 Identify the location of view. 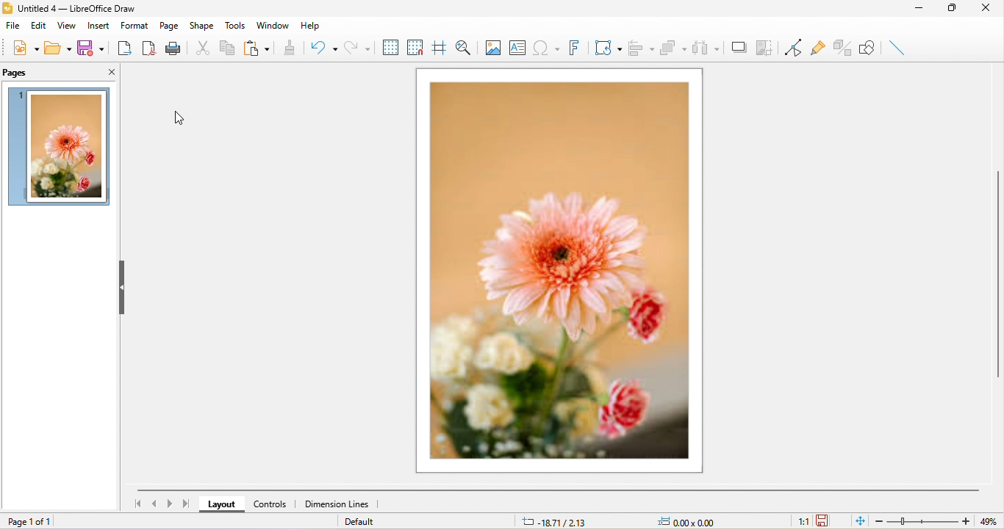
(69, 26).